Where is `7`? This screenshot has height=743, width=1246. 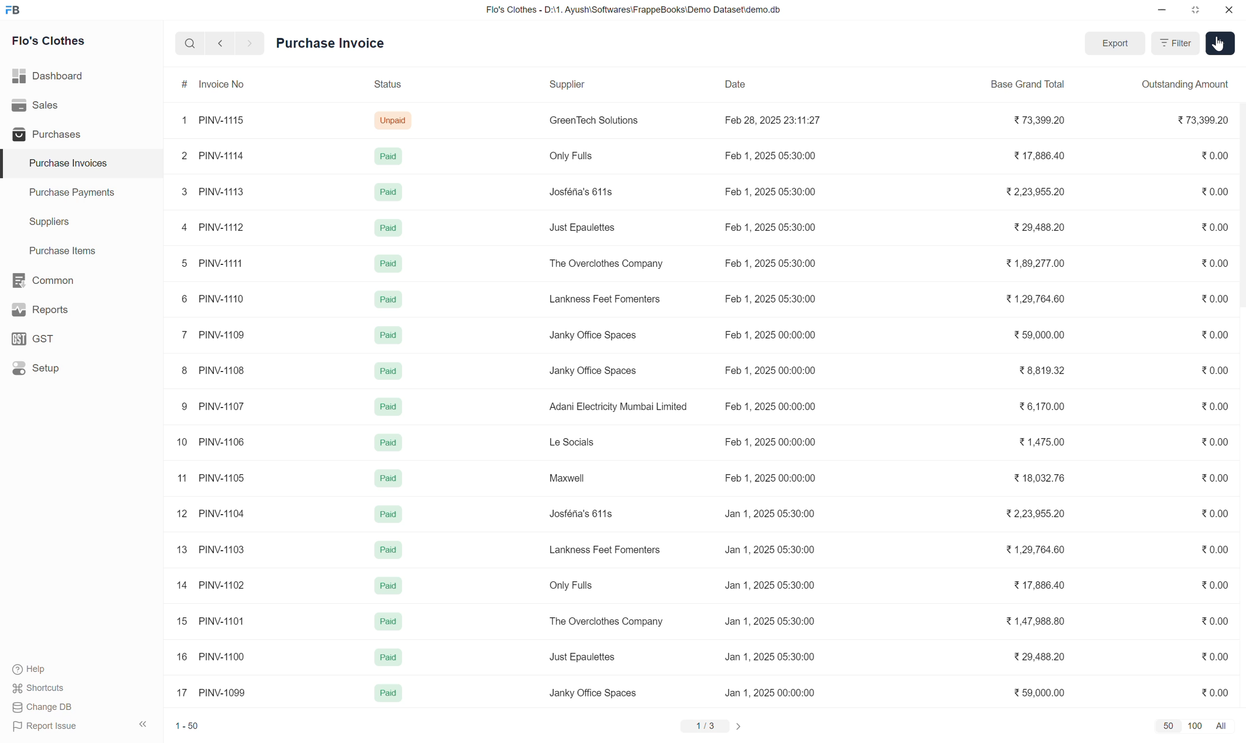 7 is located at coordinates (180, 335).